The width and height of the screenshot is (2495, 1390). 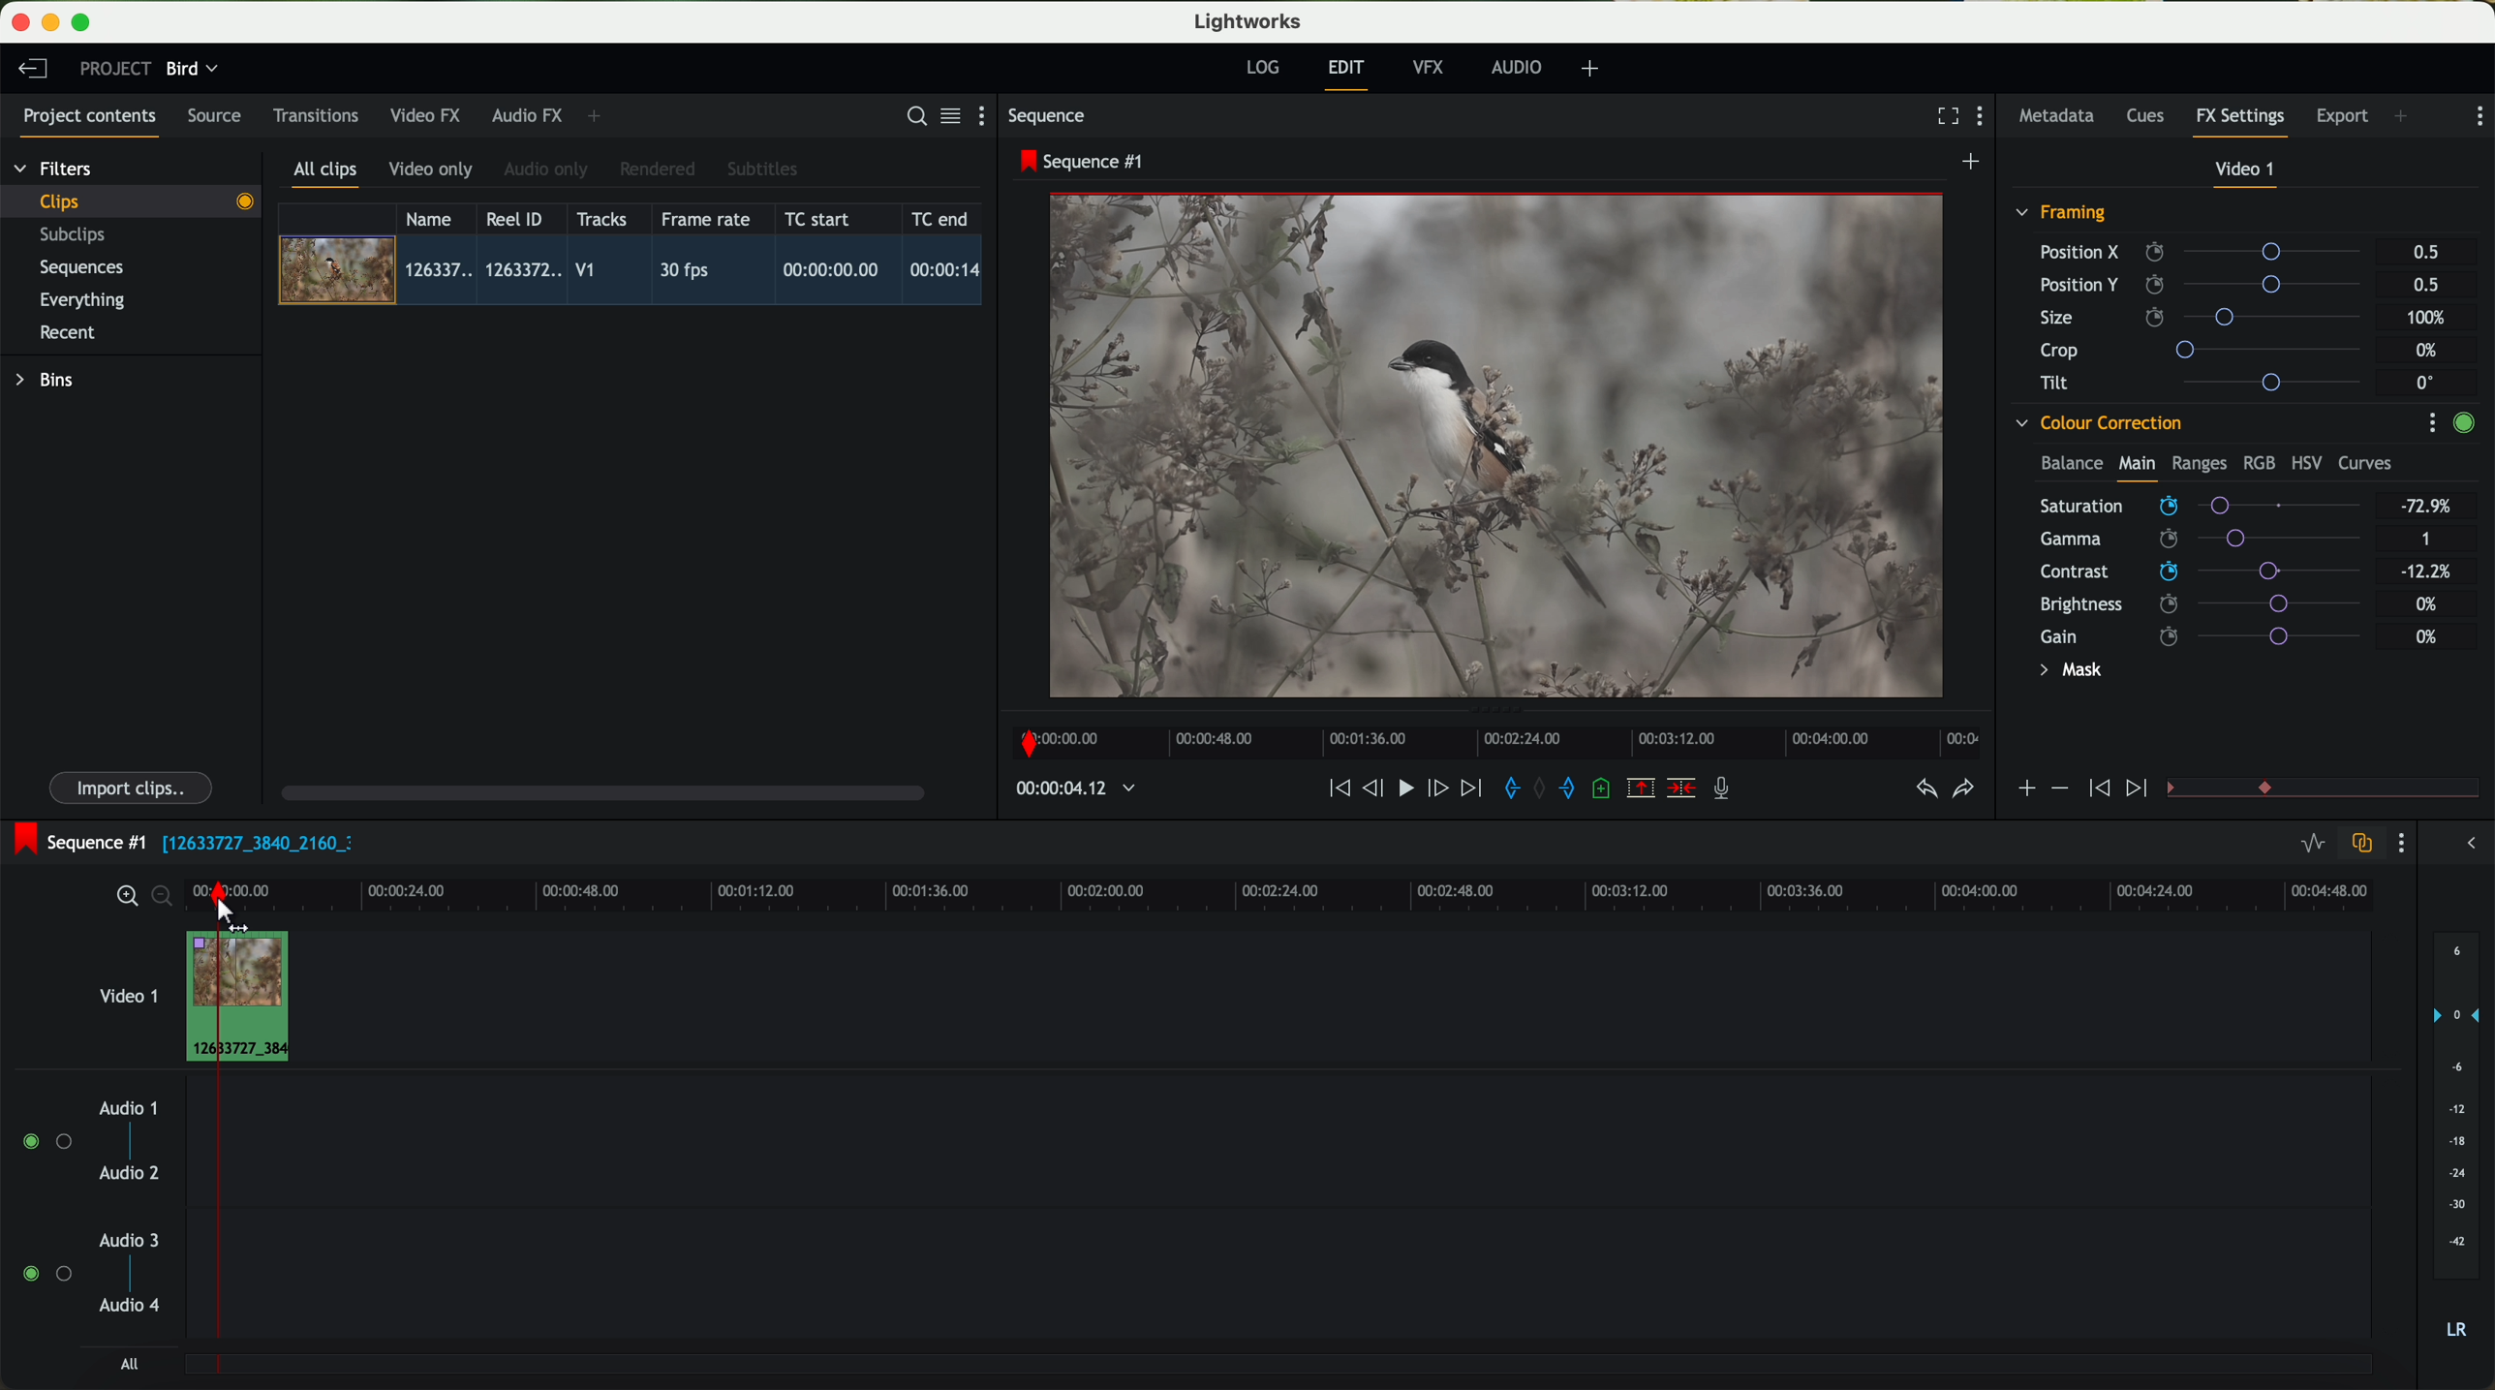 I want to click on show settings menu, so click(x=1985, y=118).